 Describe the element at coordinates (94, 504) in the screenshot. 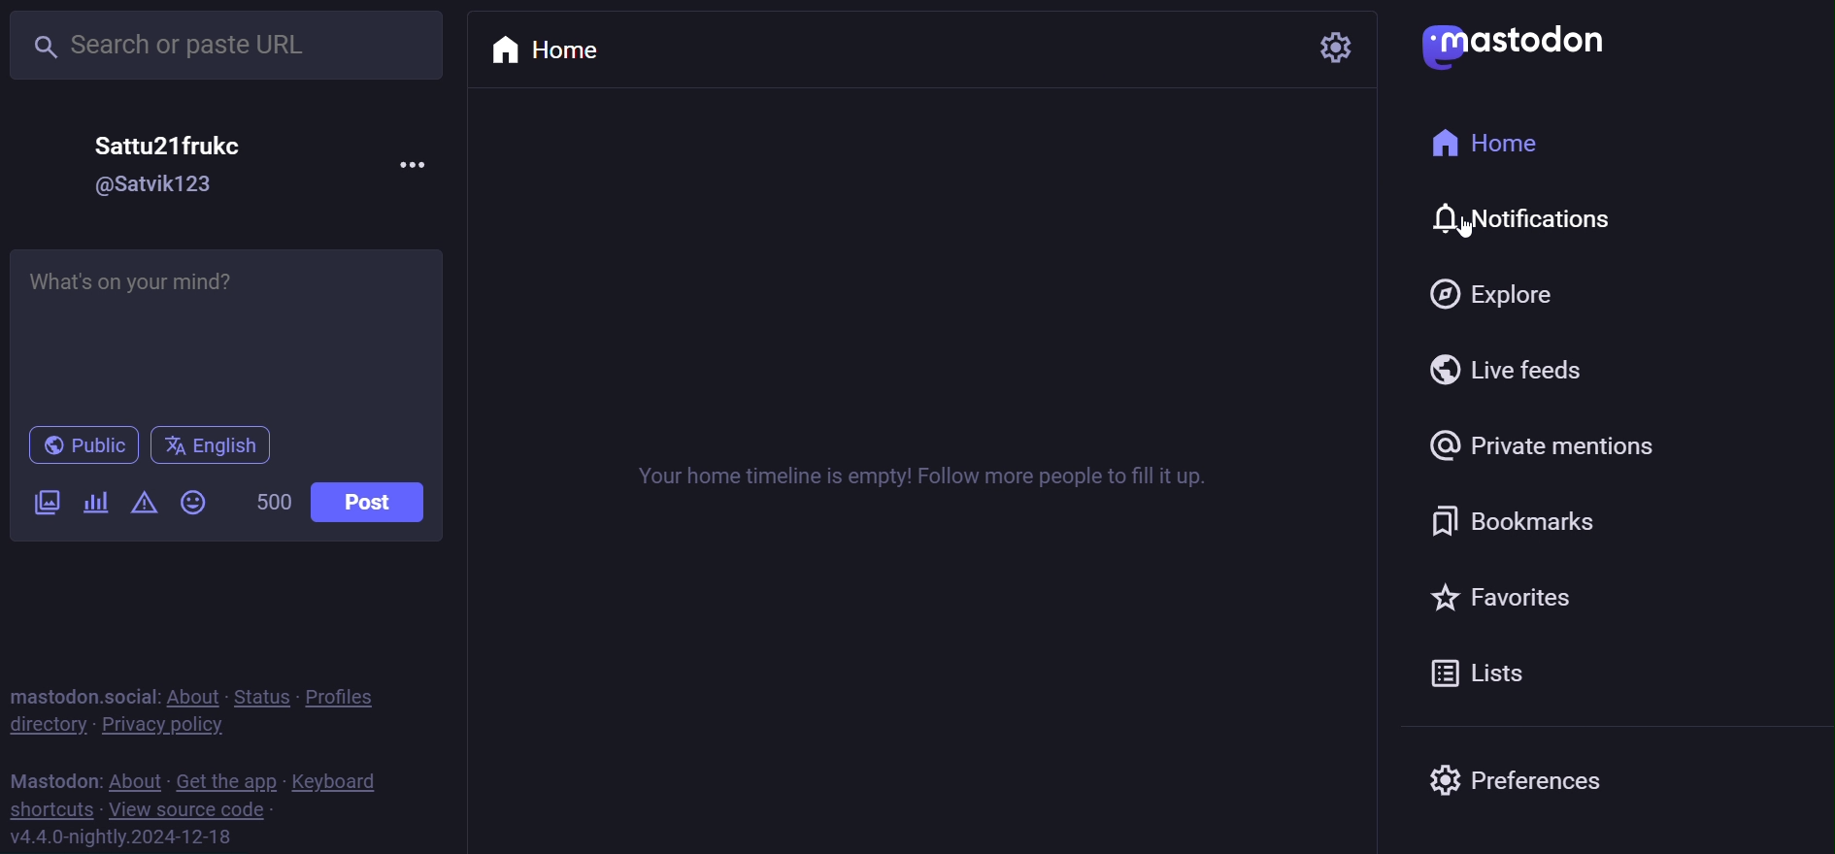

I see `poll` at that location.